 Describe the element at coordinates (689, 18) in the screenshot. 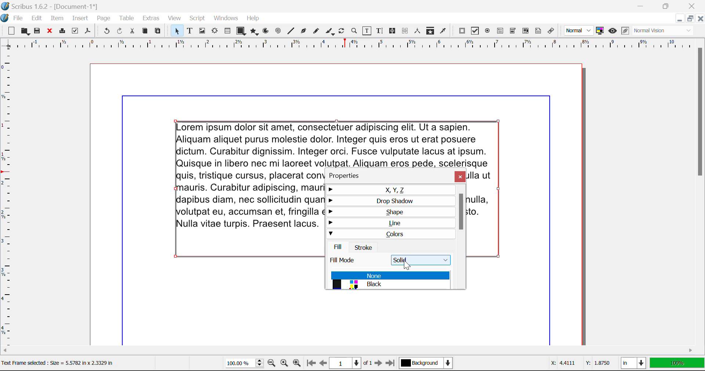

I see `Minimize` at that location.